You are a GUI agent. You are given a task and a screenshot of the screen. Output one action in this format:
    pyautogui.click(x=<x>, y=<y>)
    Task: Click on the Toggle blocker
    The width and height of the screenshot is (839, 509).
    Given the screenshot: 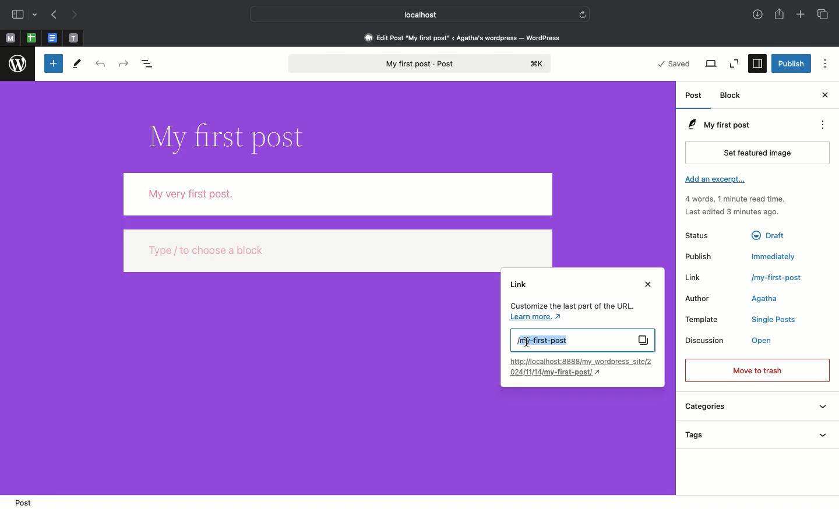 What is the action you would take?
    pyautogui.click(x=54, y=63)
    